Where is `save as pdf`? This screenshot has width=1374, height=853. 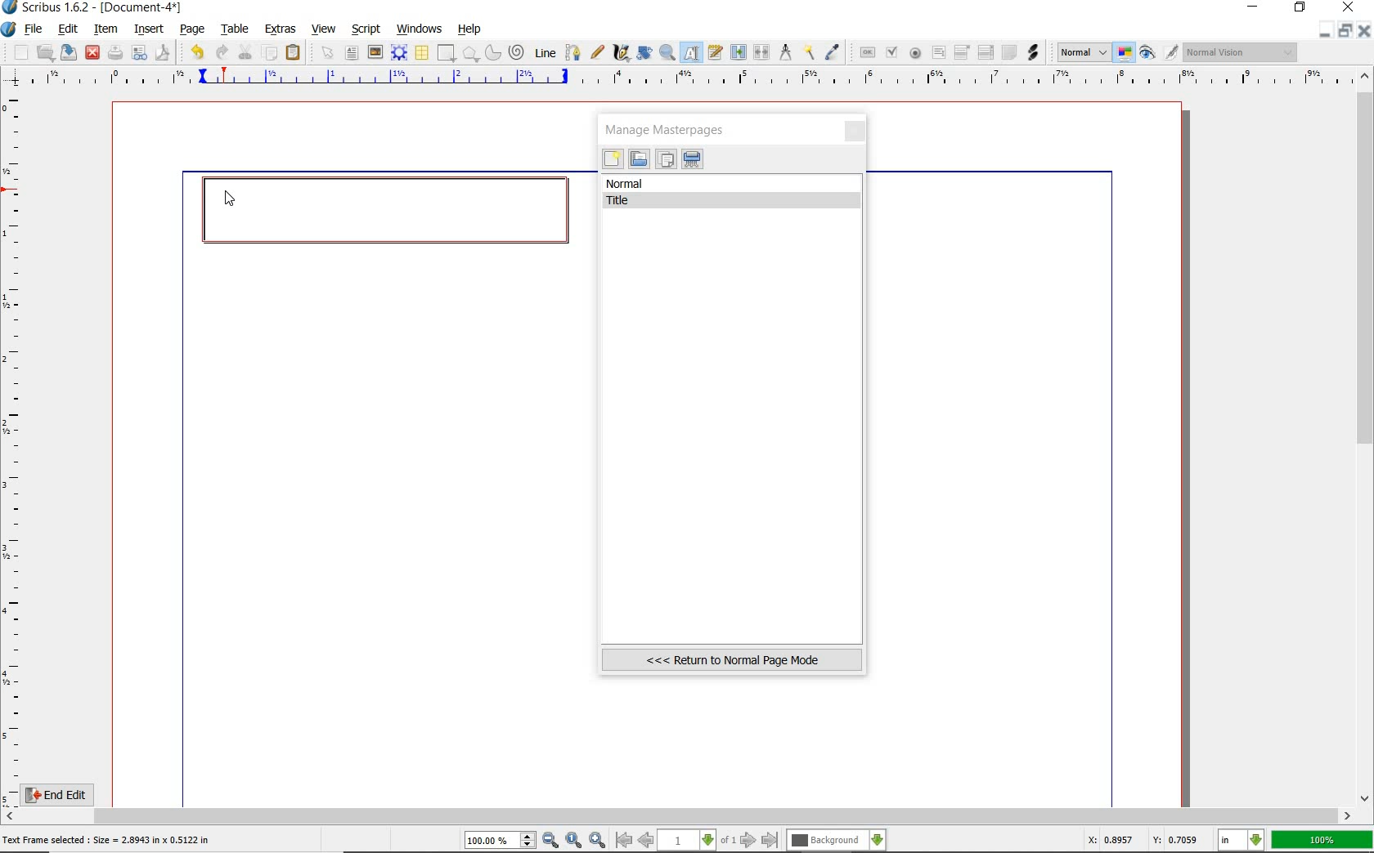
save as pdf is located at coordinates (161, 52).